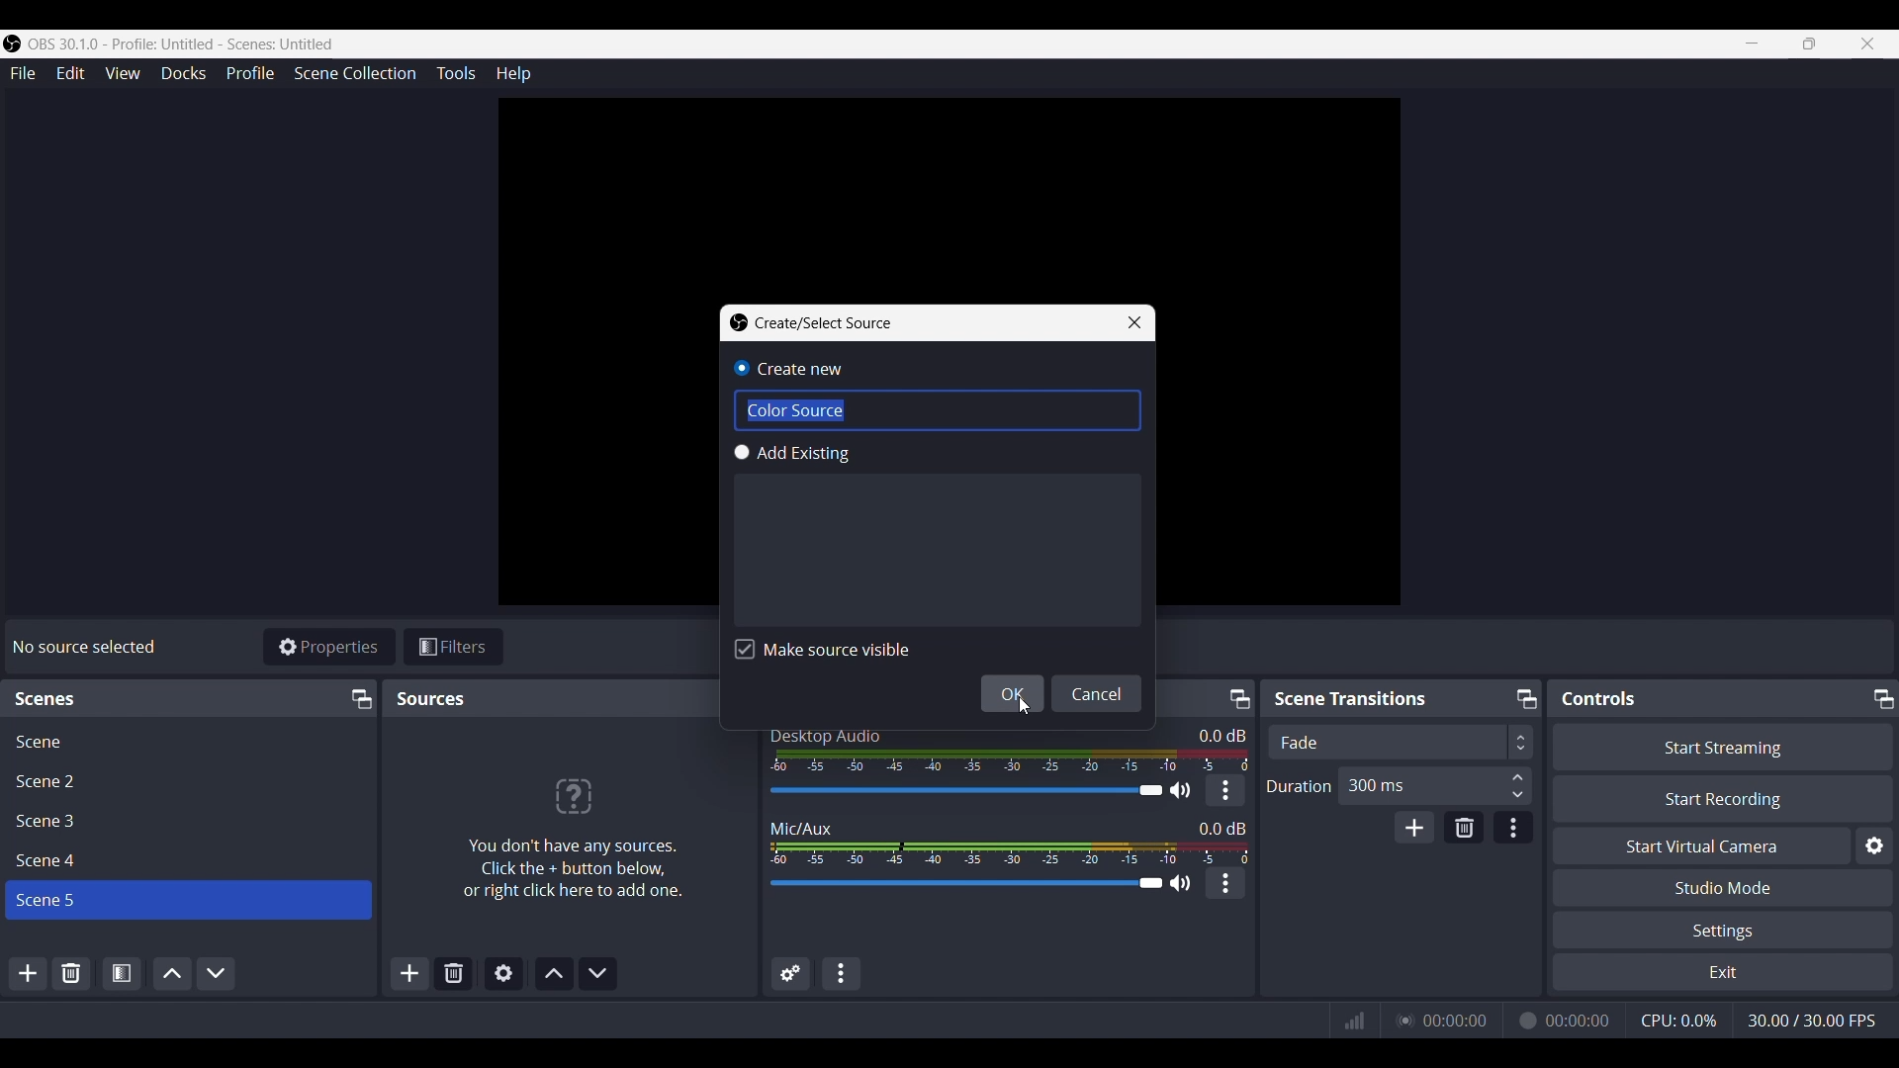 The height and width of the screenshot is (1068, 1899). I want to click on Settings, so click(1723, 931).